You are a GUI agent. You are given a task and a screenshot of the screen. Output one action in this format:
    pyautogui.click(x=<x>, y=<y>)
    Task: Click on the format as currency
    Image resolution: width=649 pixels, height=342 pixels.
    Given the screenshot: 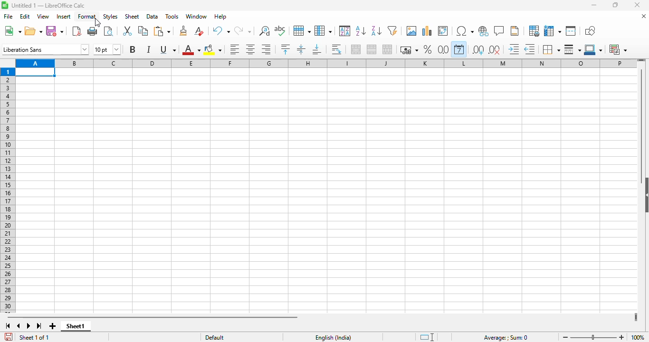 What is the action you would take?
    pyautogui.click(x=409, y=50)
    